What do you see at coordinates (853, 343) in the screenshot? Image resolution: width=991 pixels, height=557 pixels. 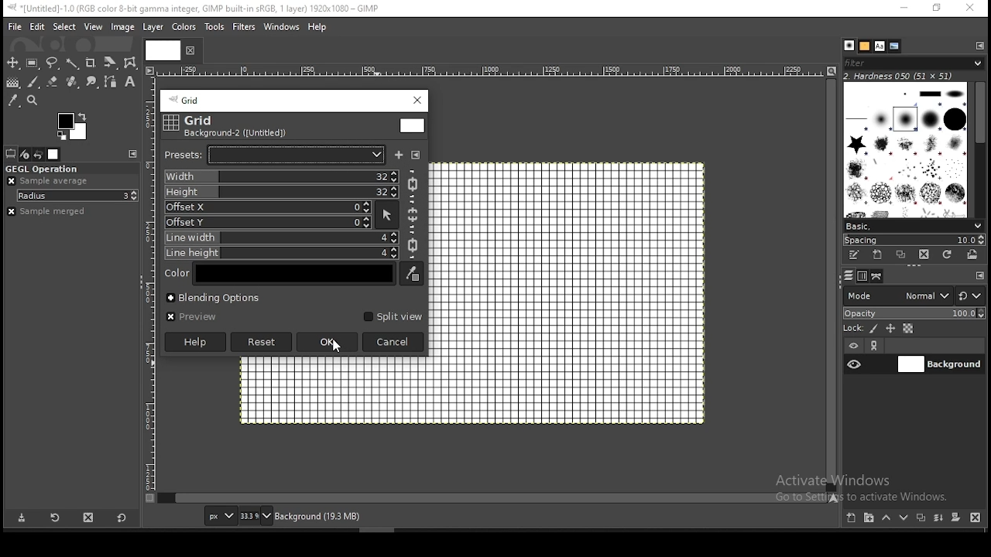 I see `layer visibility` at bounding box center [853, 343].